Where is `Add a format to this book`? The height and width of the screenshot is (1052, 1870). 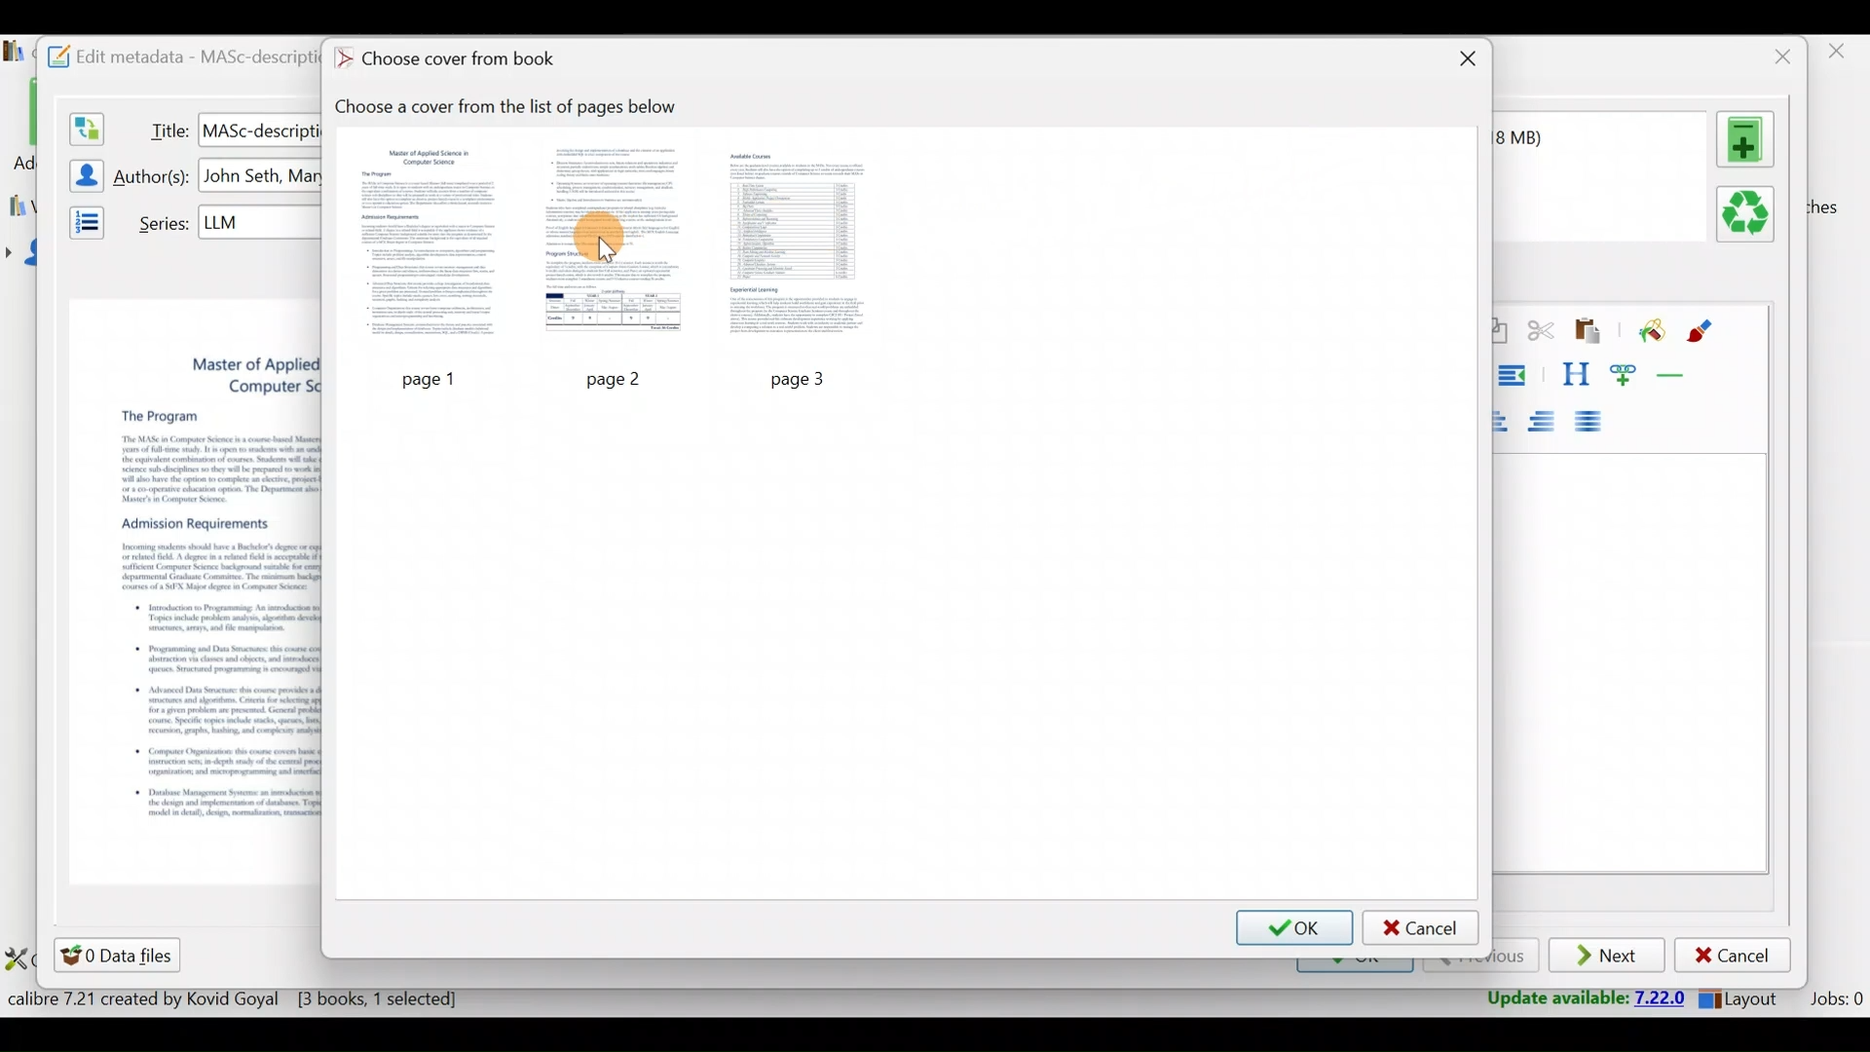 Add a format to this book is located at coordinates (1749, 139).